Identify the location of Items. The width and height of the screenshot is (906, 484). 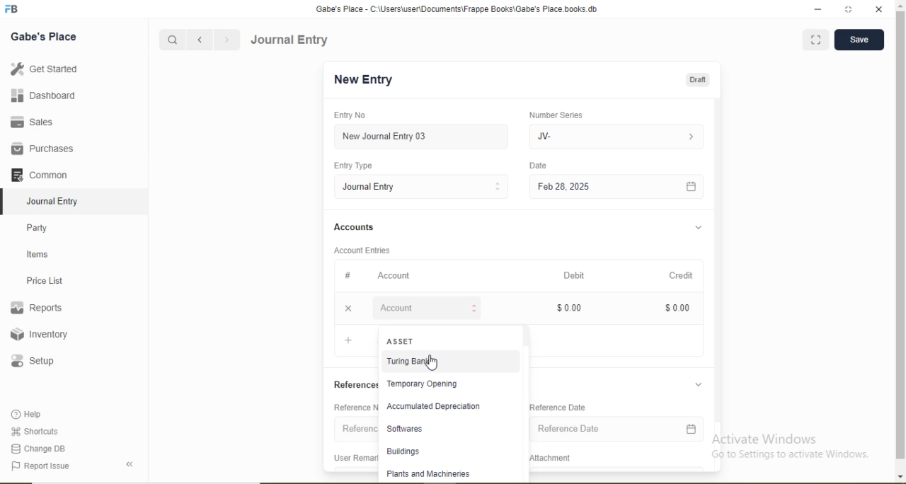
(38, 254).